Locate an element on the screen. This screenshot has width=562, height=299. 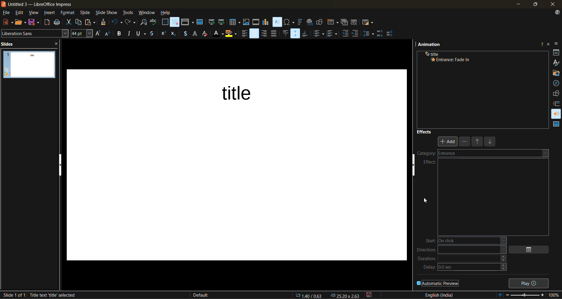
justified is located at coordinates (275, 33).